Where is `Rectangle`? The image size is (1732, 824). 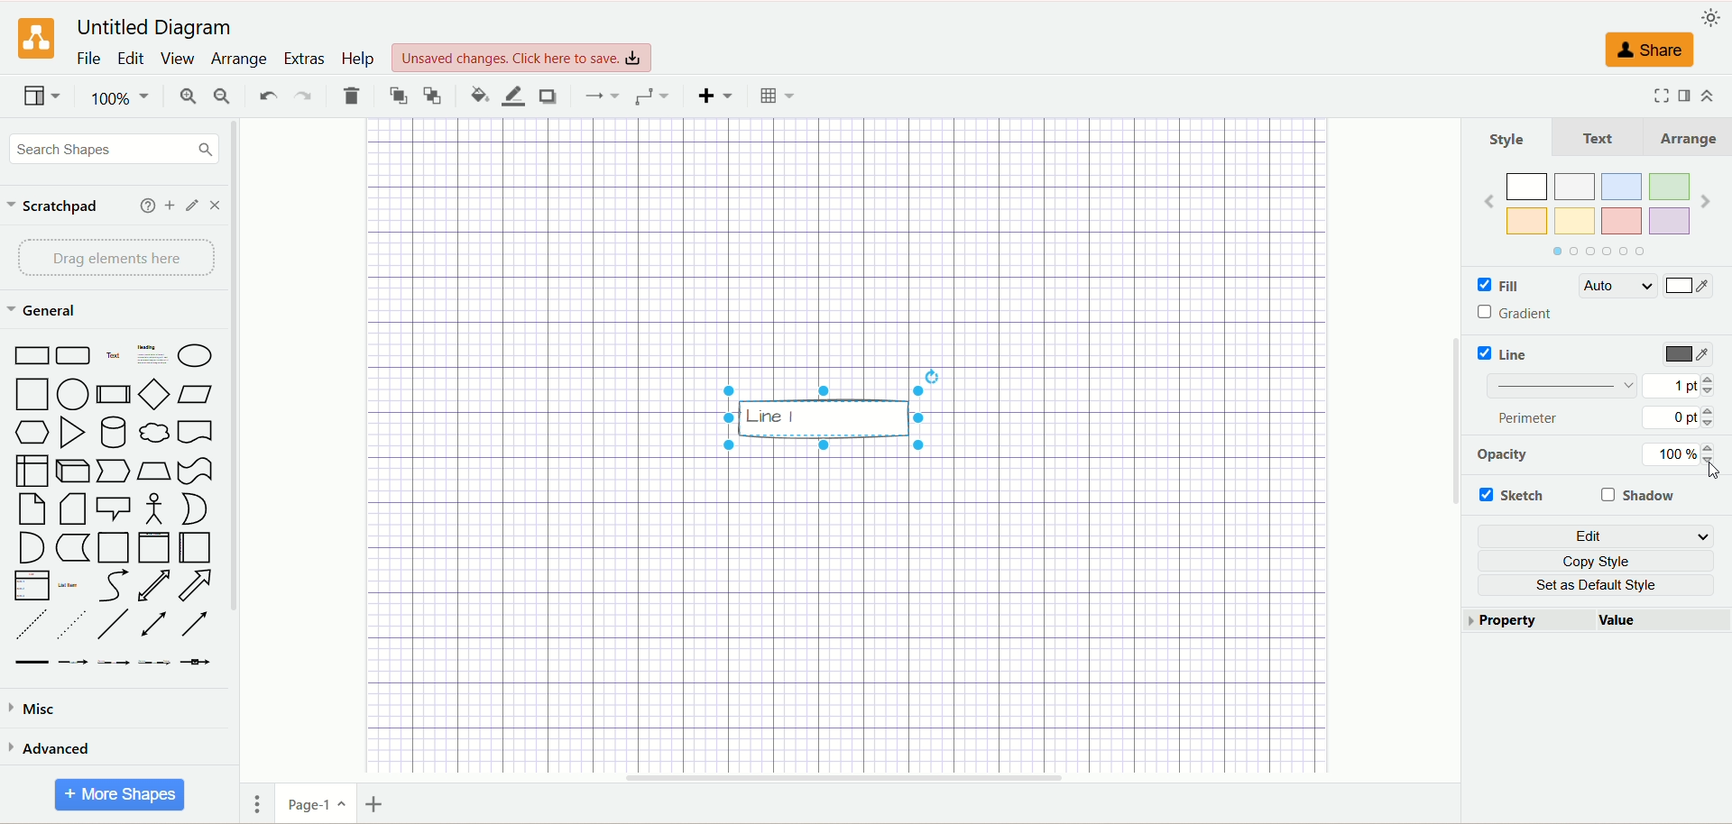 Rectangle is located at coordinates (30, 356).